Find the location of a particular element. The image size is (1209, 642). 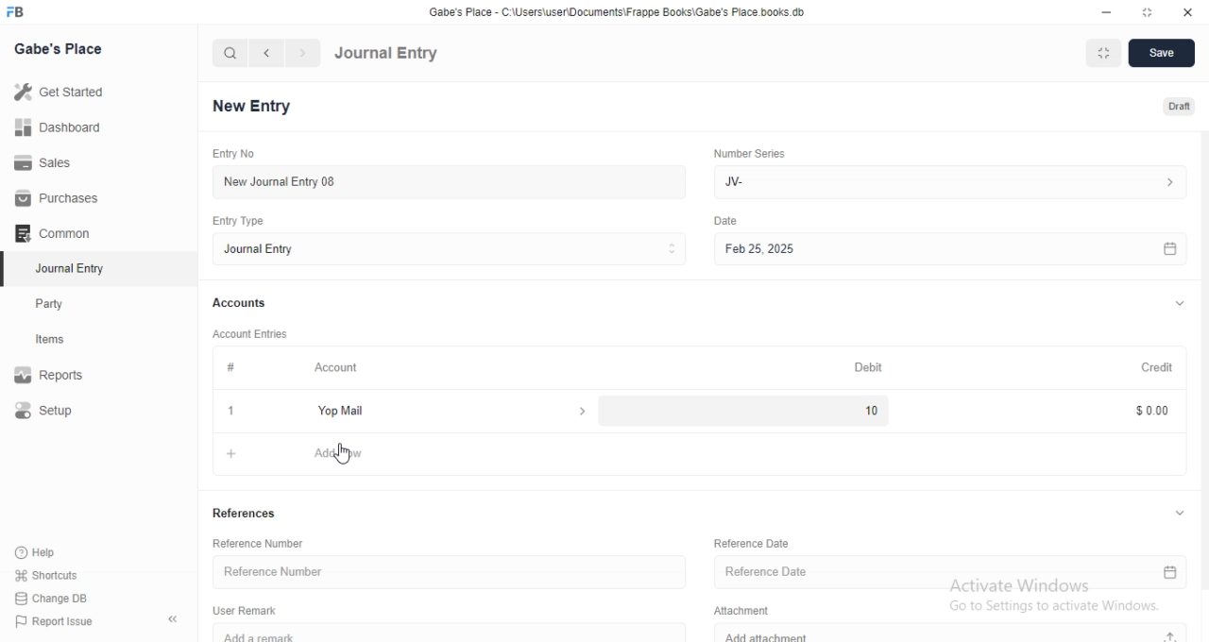

Purchases is located at coordinates (55, 198).